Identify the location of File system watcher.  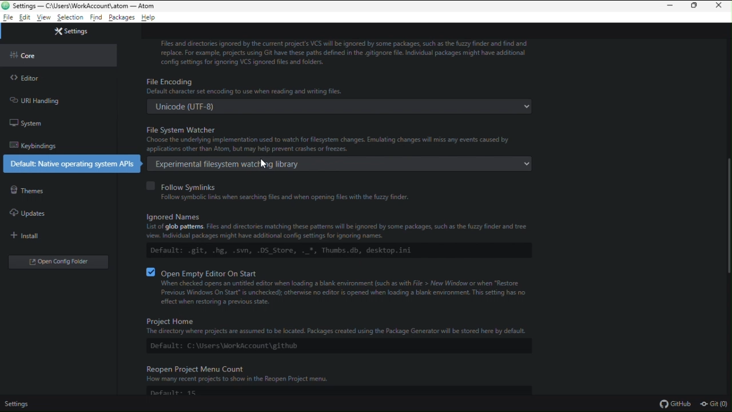
(337, 140).